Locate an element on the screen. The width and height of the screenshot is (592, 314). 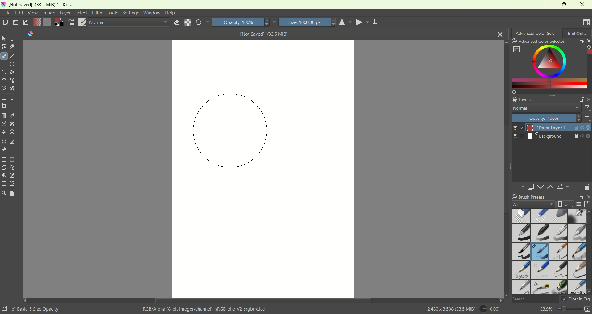
bezier curve is located at coordinates (5, 80).